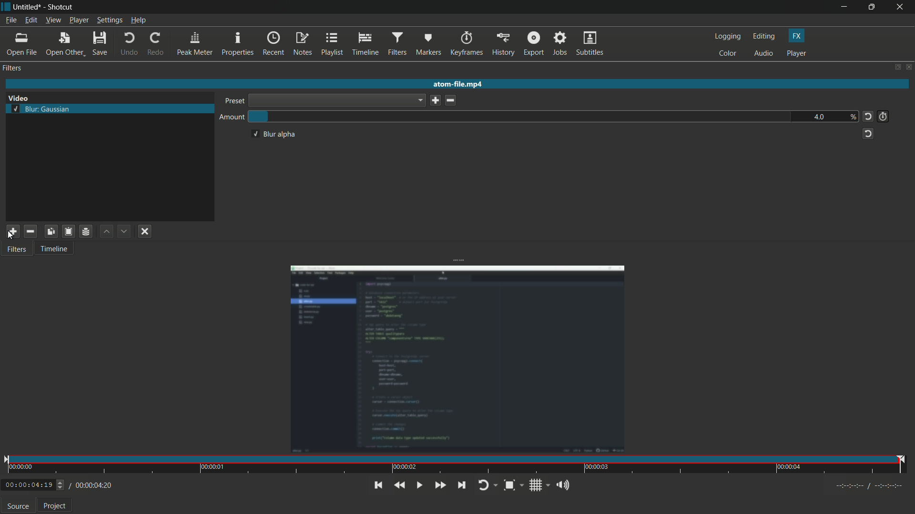 The image size is (915, 514). I want to click on cursor, so click(10, 237).